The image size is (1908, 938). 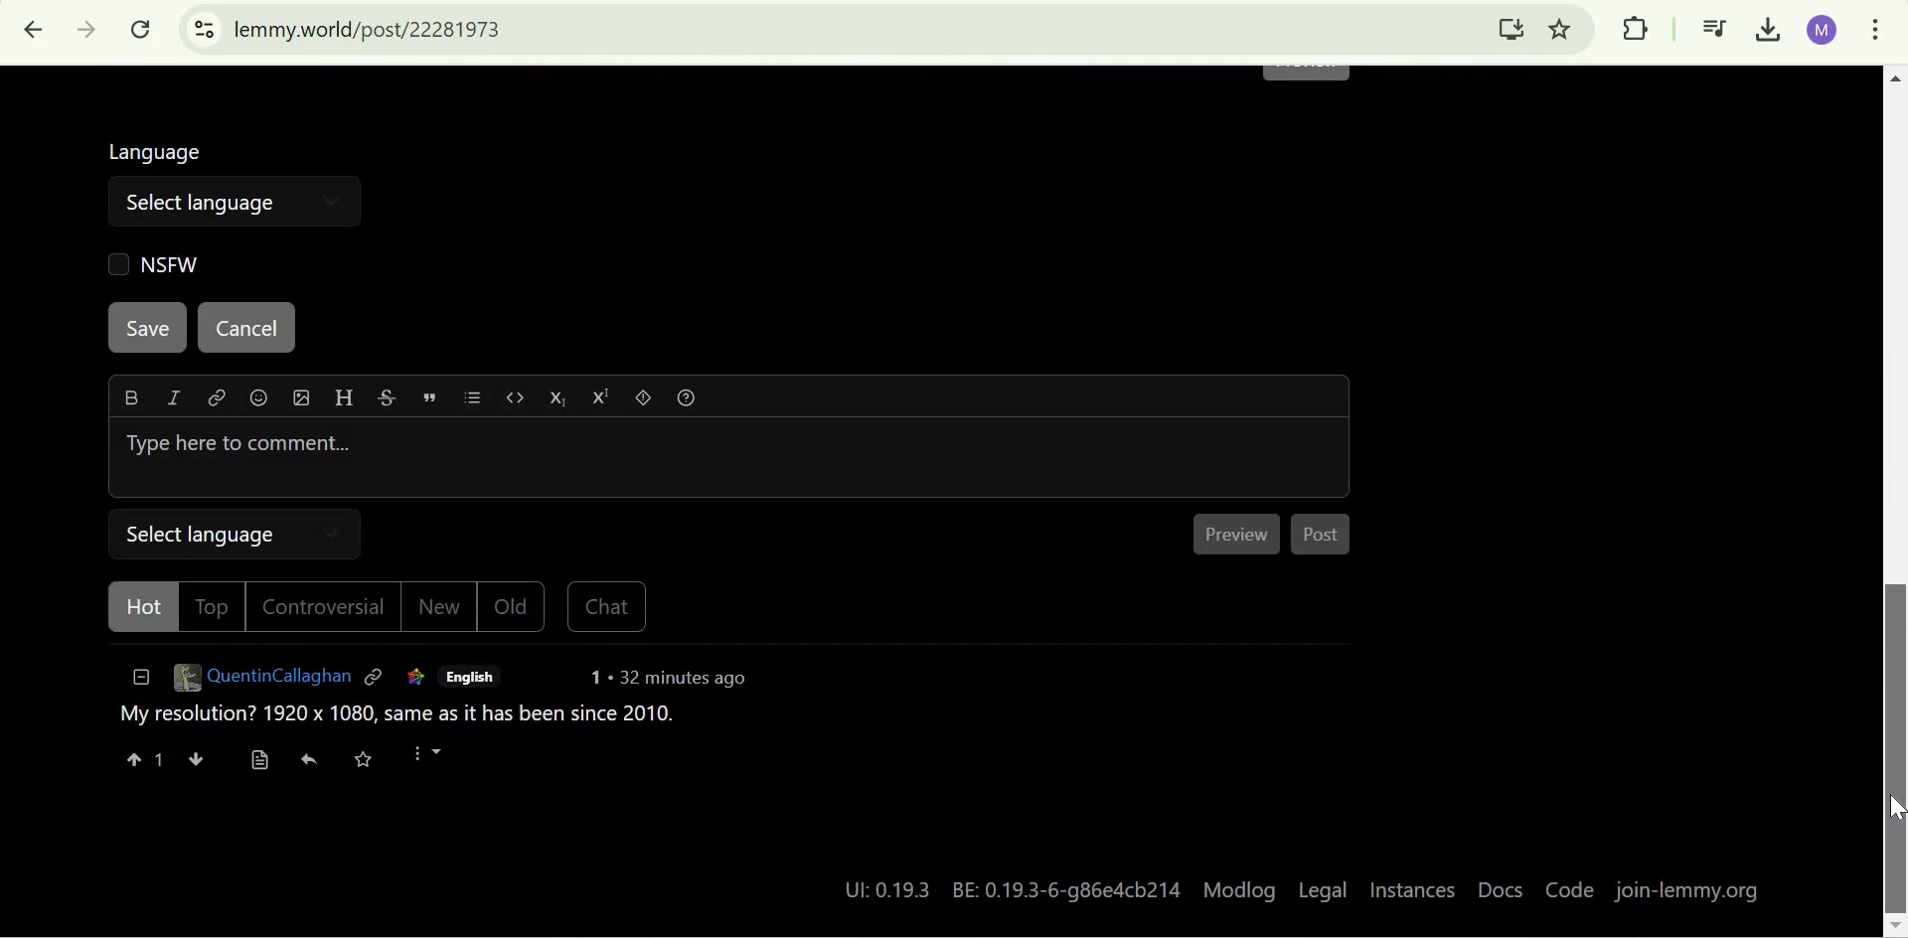 I want to click on Control your music, videos, and more, so click(x=1715, y=31).